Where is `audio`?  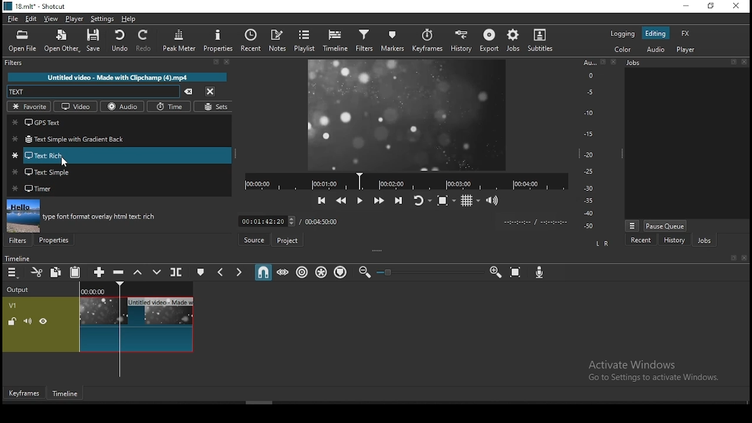 audio is located at coordinates (655, 50).